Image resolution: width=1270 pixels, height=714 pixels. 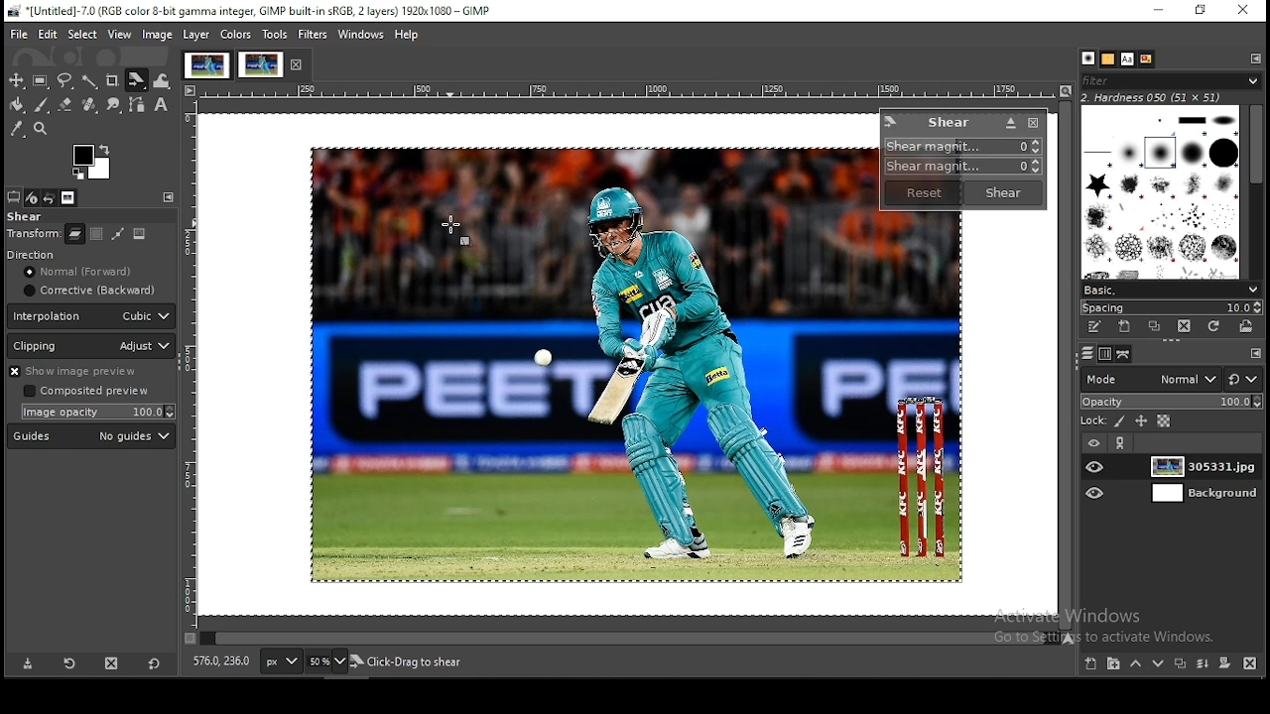 What do you see at coordinates (1175, 307) in the screenshot?
I see `spacing` at bounding box center [1175, 307].